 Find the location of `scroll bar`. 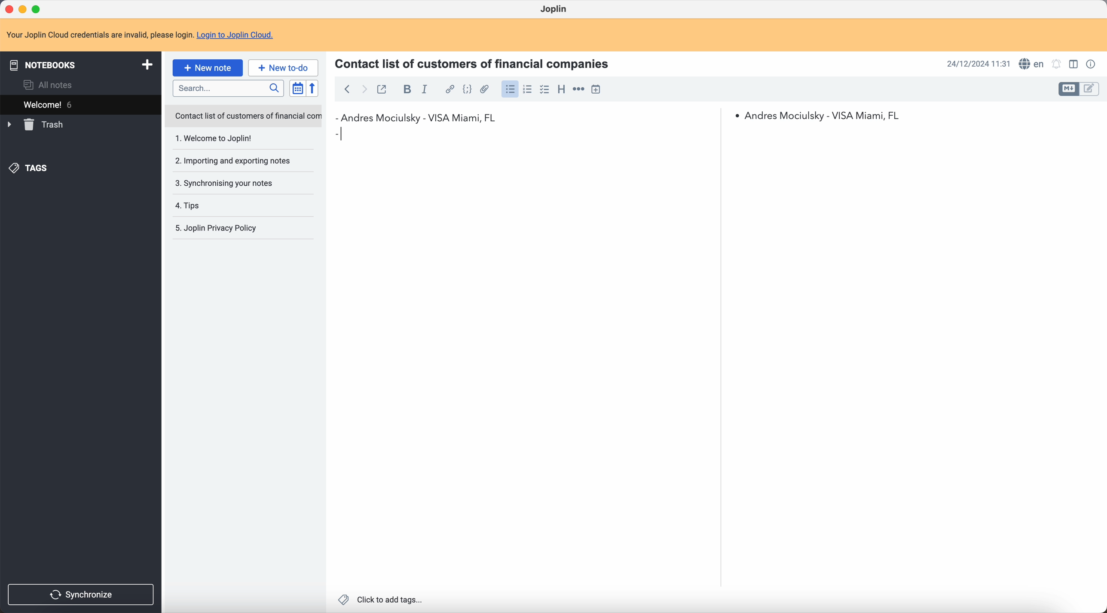

scroll bar is located at coordinates (1100, 193).